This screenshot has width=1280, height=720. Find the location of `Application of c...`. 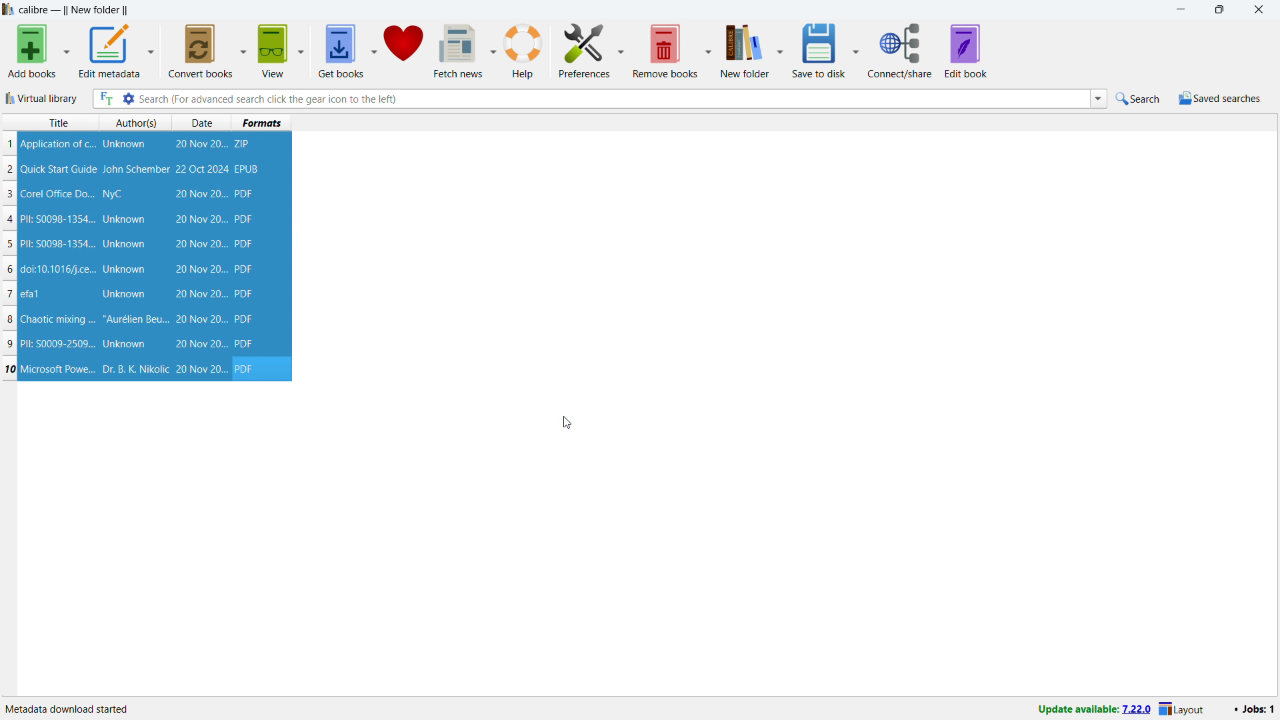

Application of c... is located at coordinates (57, 144).